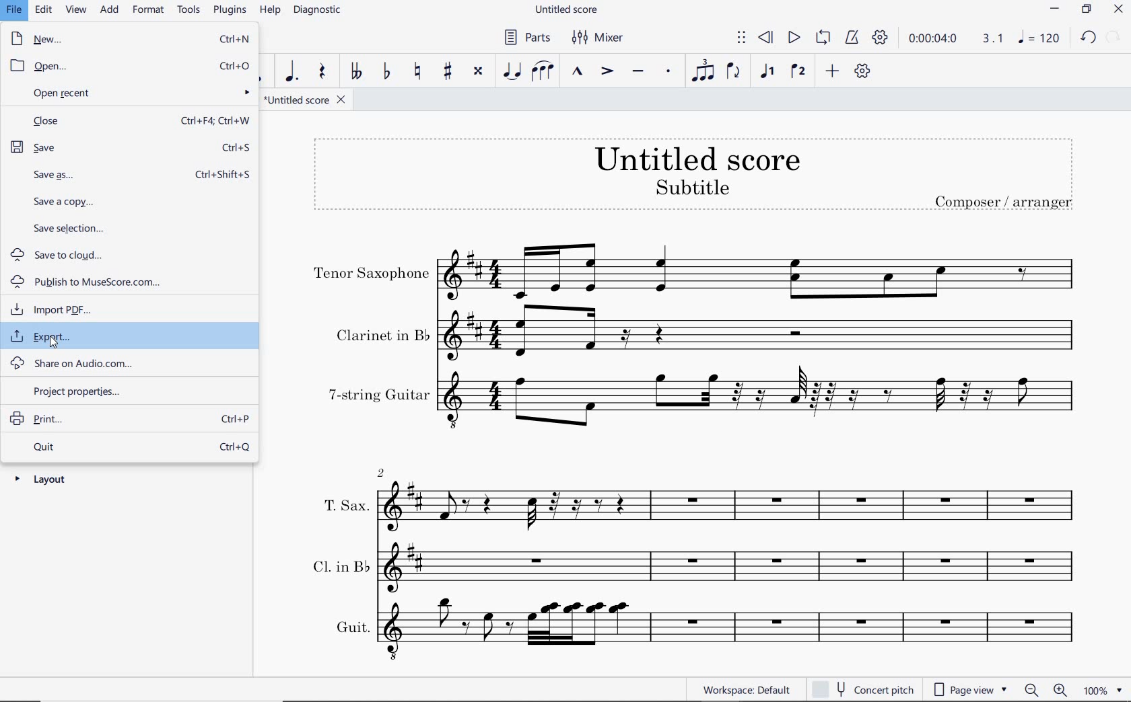 The height and width of the screenshot is (702, 1131). Describe the element at coordinates (1045, 689) in the screenshot. I see `zoom in or zoom out` at that location.